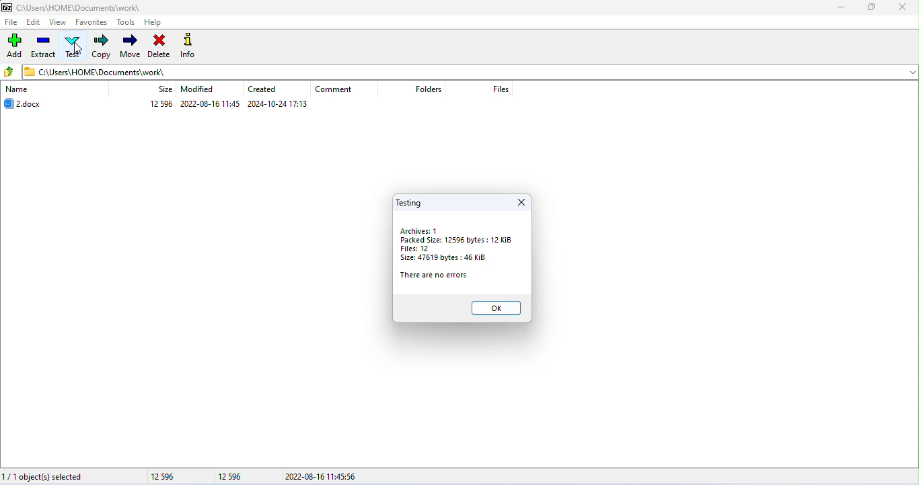 The height and width of the screenshot is (485, 919). I want to click on 12596, so click(174, 477).